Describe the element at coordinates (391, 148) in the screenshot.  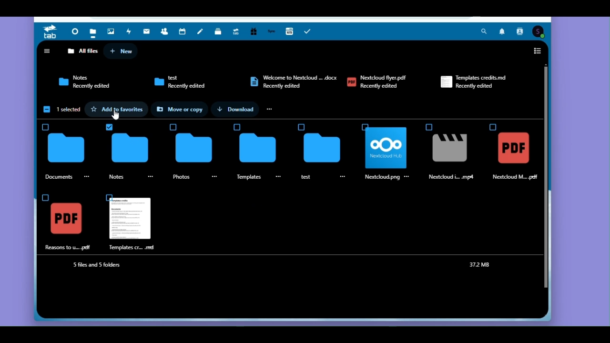
I see `Icon` at that location.